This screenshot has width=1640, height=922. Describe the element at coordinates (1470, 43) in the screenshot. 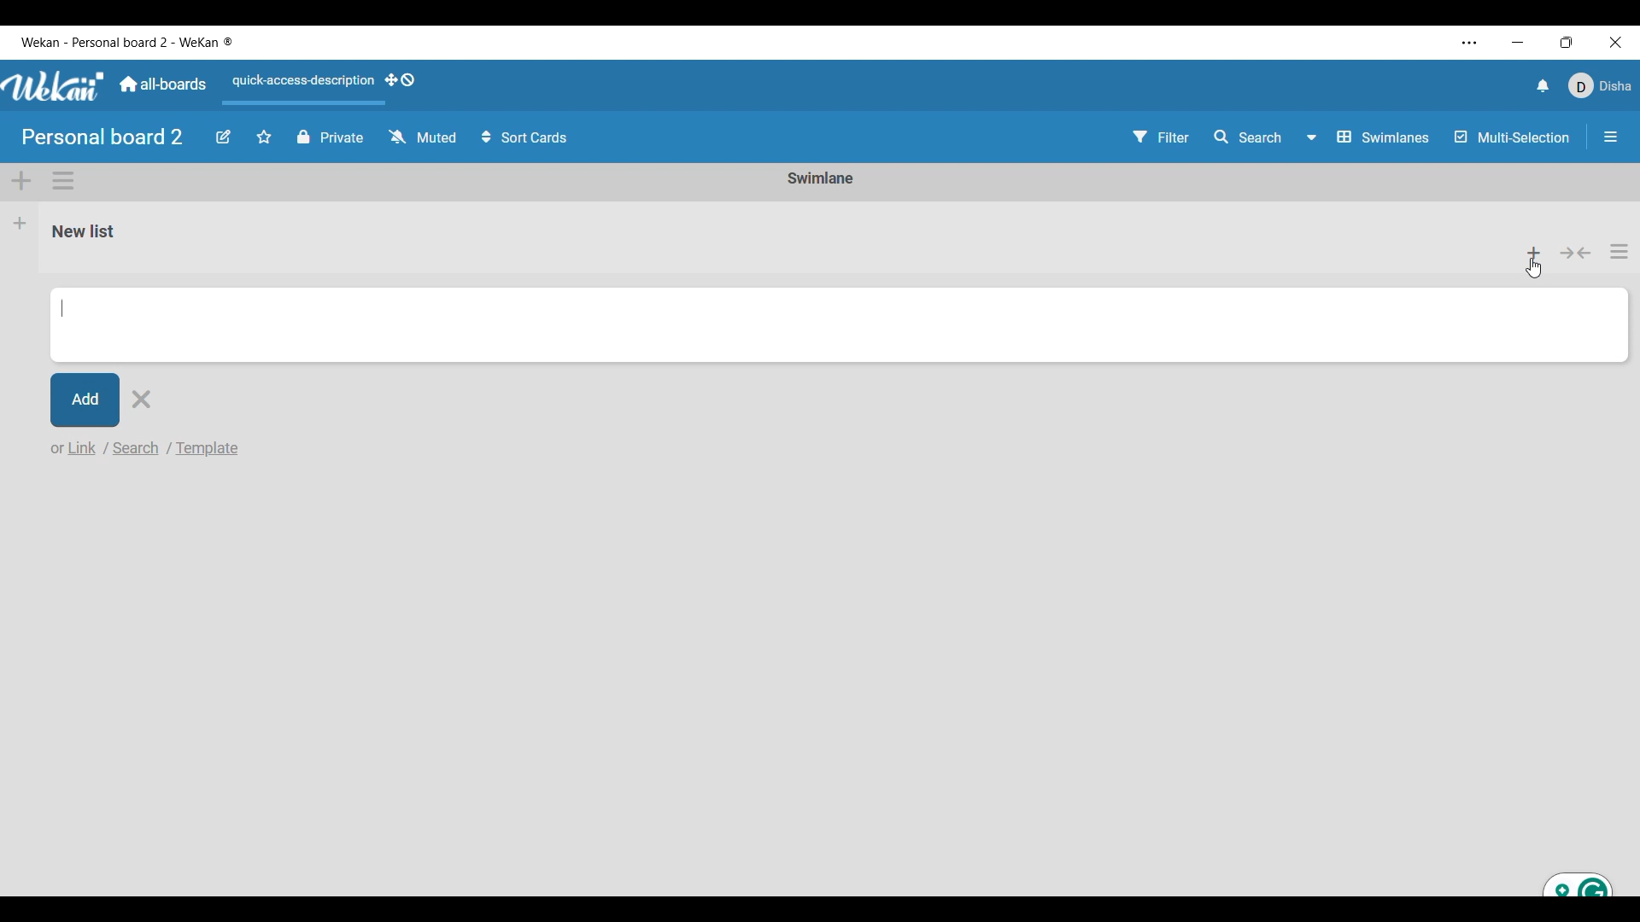

I see `More settings` at that location.